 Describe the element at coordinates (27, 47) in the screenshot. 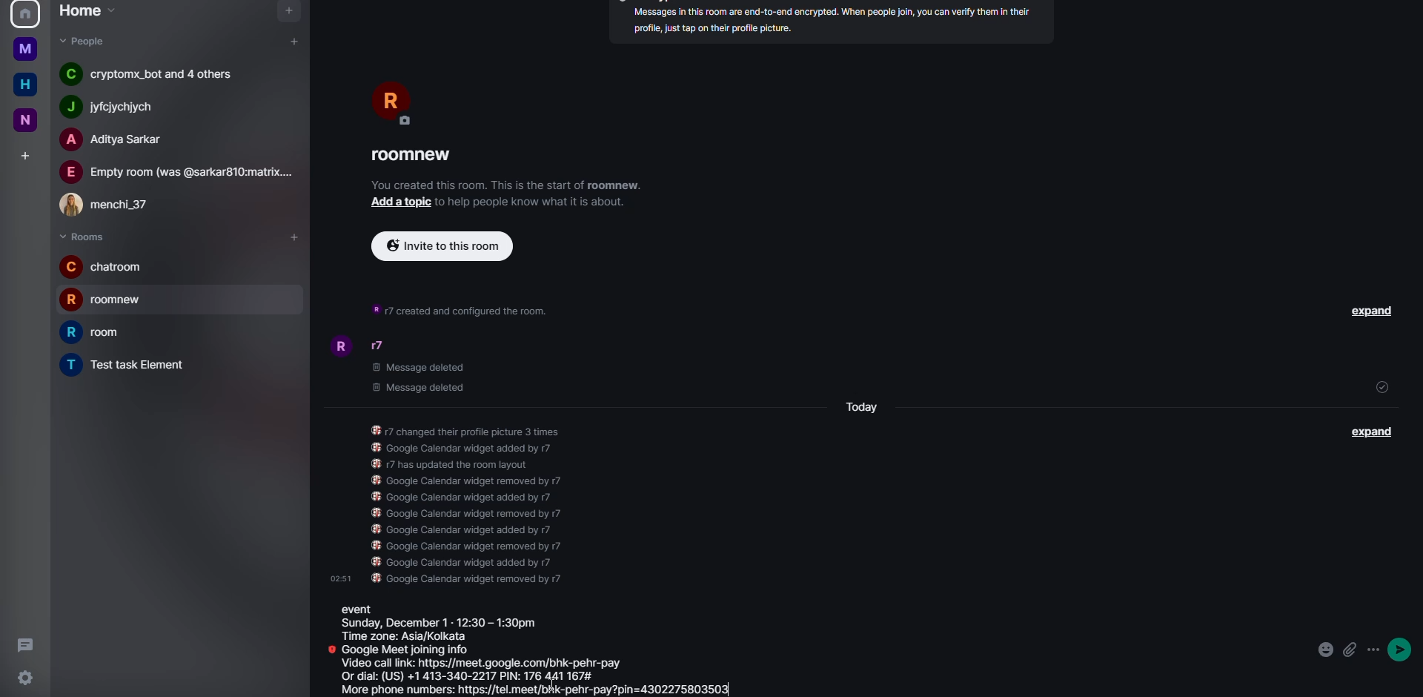

I see `home` at that location.